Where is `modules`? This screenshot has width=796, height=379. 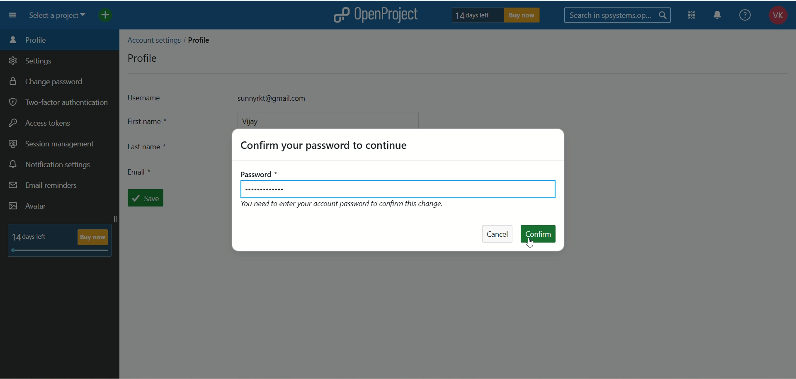
modules is located at coordinates (692, 17).